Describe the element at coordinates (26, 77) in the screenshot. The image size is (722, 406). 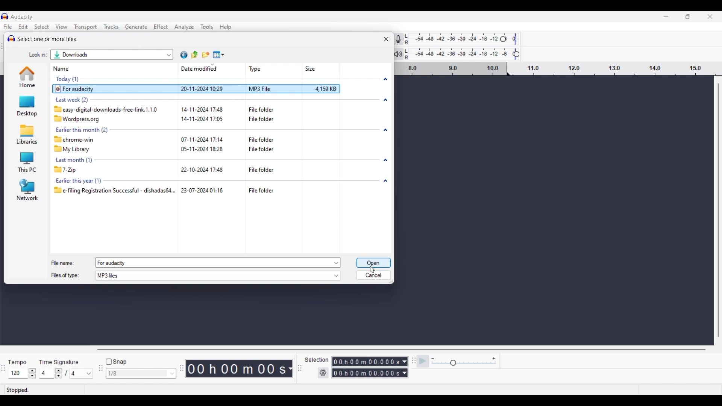
I see `Home folder` at that location.